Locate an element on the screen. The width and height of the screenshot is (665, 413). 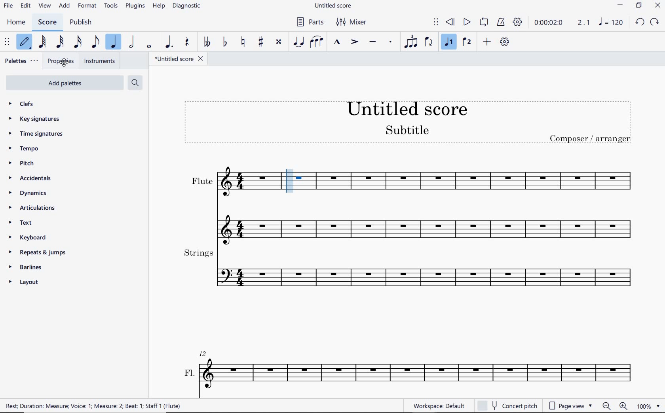
REWIND is located at coordinates (450, 23).